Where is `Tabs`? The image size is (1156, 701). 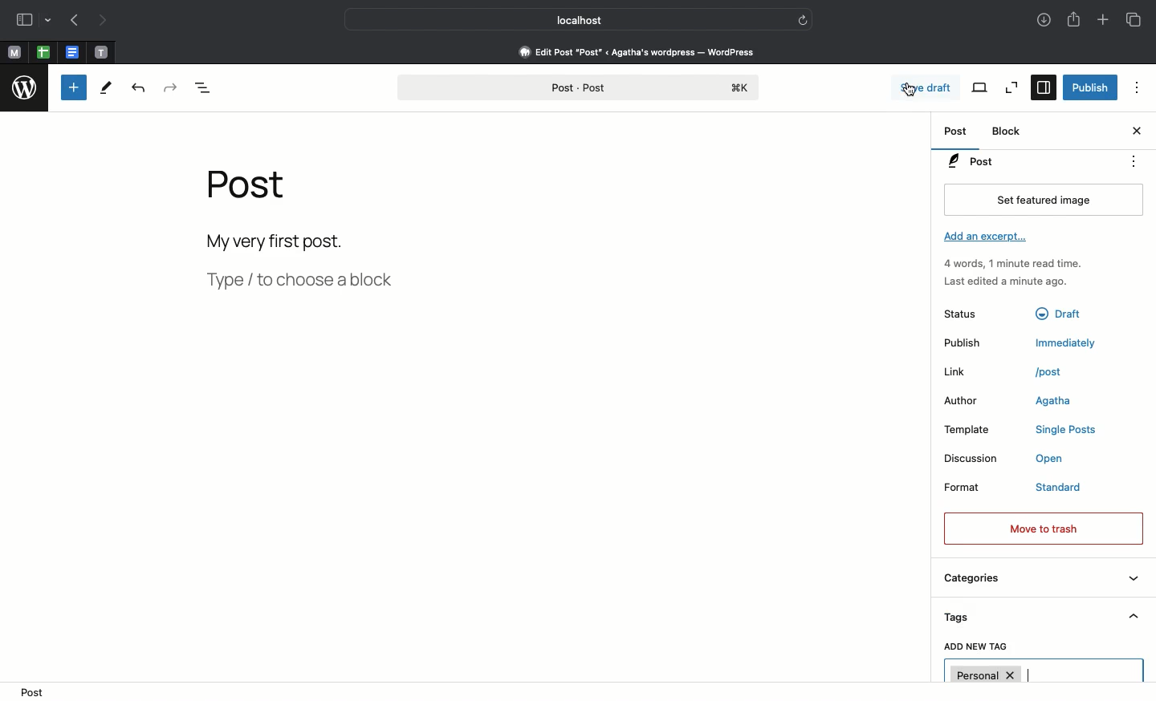
Tabs is located at coordinates (1132, 18).